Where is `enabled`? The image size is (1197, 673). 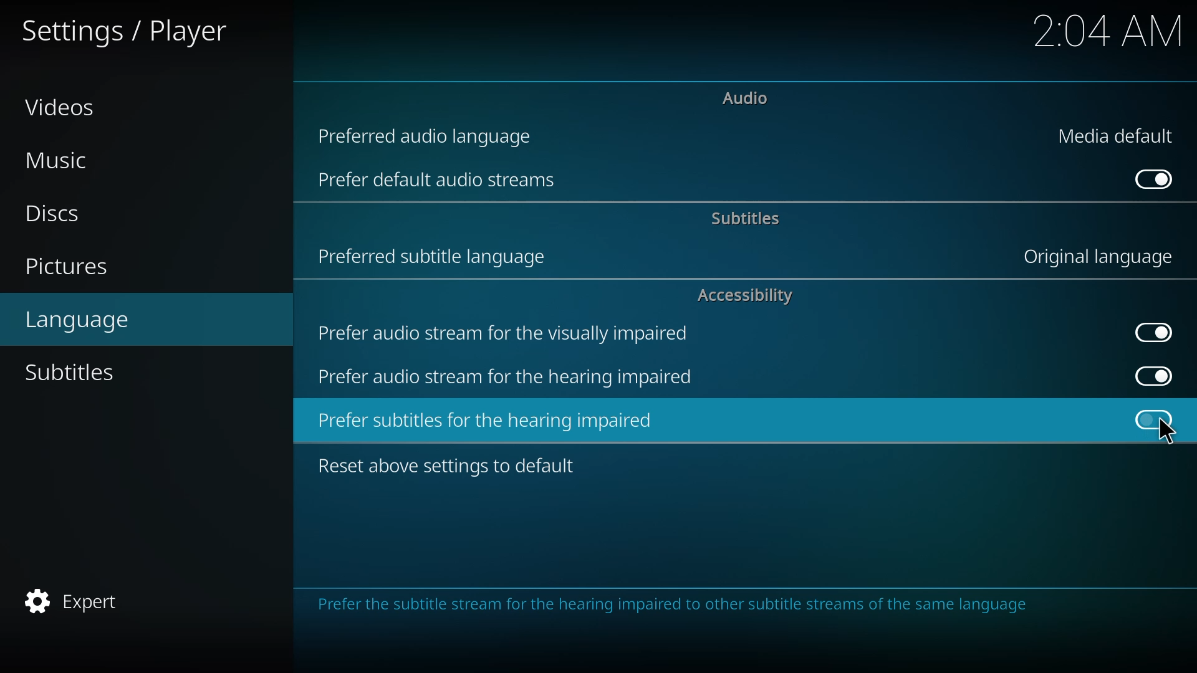
enabled is located at coordinates (1150, 373).